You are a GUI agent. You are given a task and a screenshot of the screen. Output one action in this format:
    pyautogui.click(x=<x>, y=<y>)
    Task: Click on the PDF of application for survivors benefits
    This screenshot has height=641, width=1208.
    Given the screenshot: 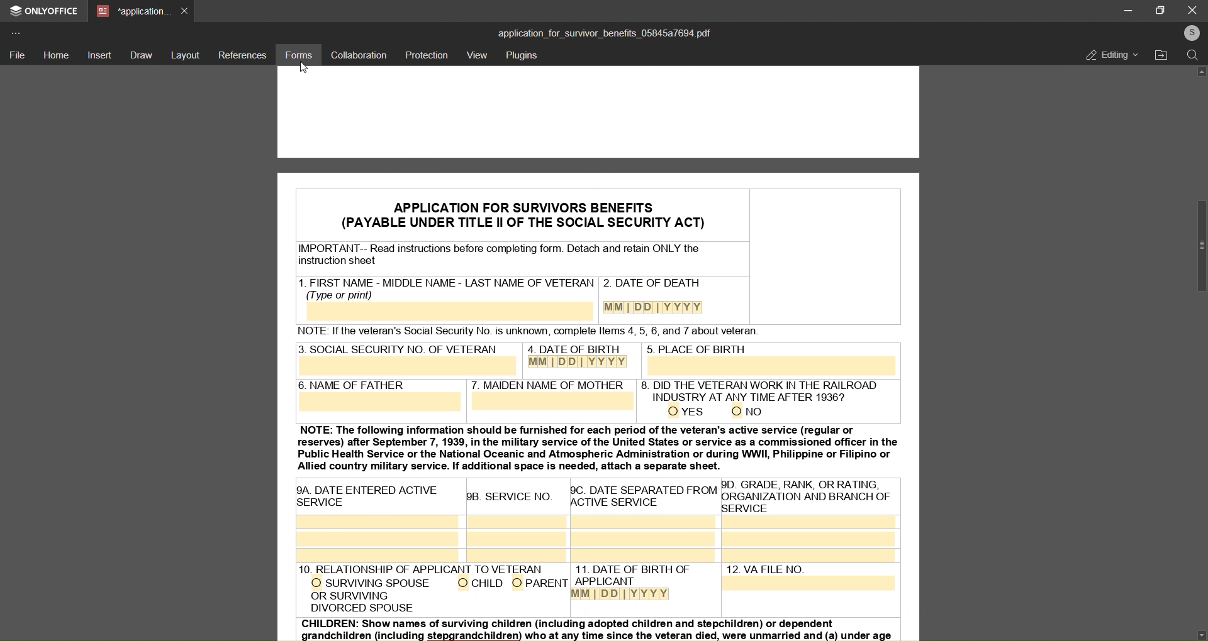 What is the action you would take?
    pyautogui.click(x=602, y=359)
    